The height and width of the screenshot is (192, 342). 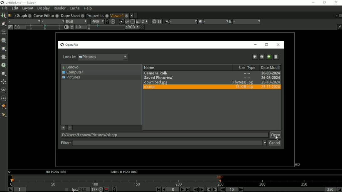 I want to click on Set playback out point, so click(x=339, y=189).